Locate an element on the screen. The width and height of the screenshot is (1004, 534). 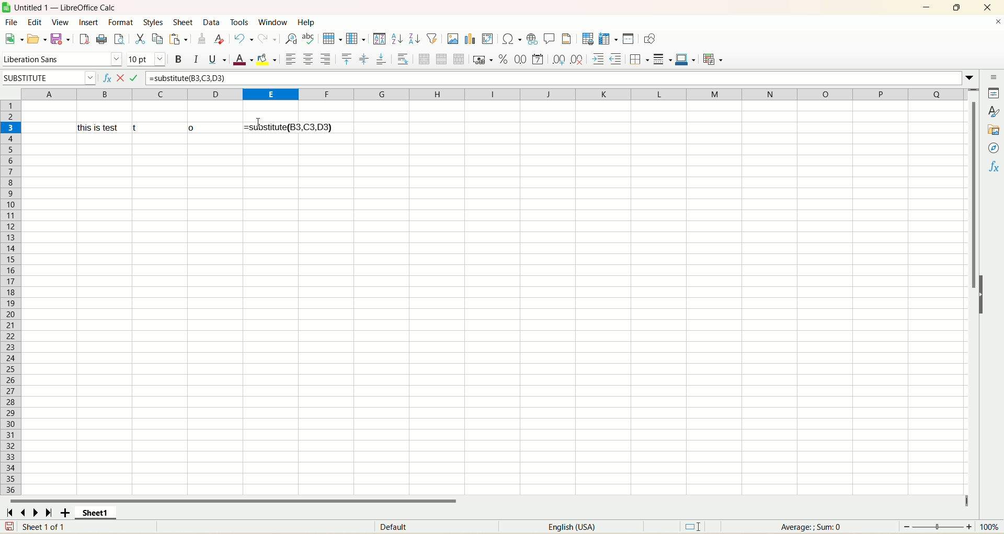
align right is located at coordinates (326, 59).